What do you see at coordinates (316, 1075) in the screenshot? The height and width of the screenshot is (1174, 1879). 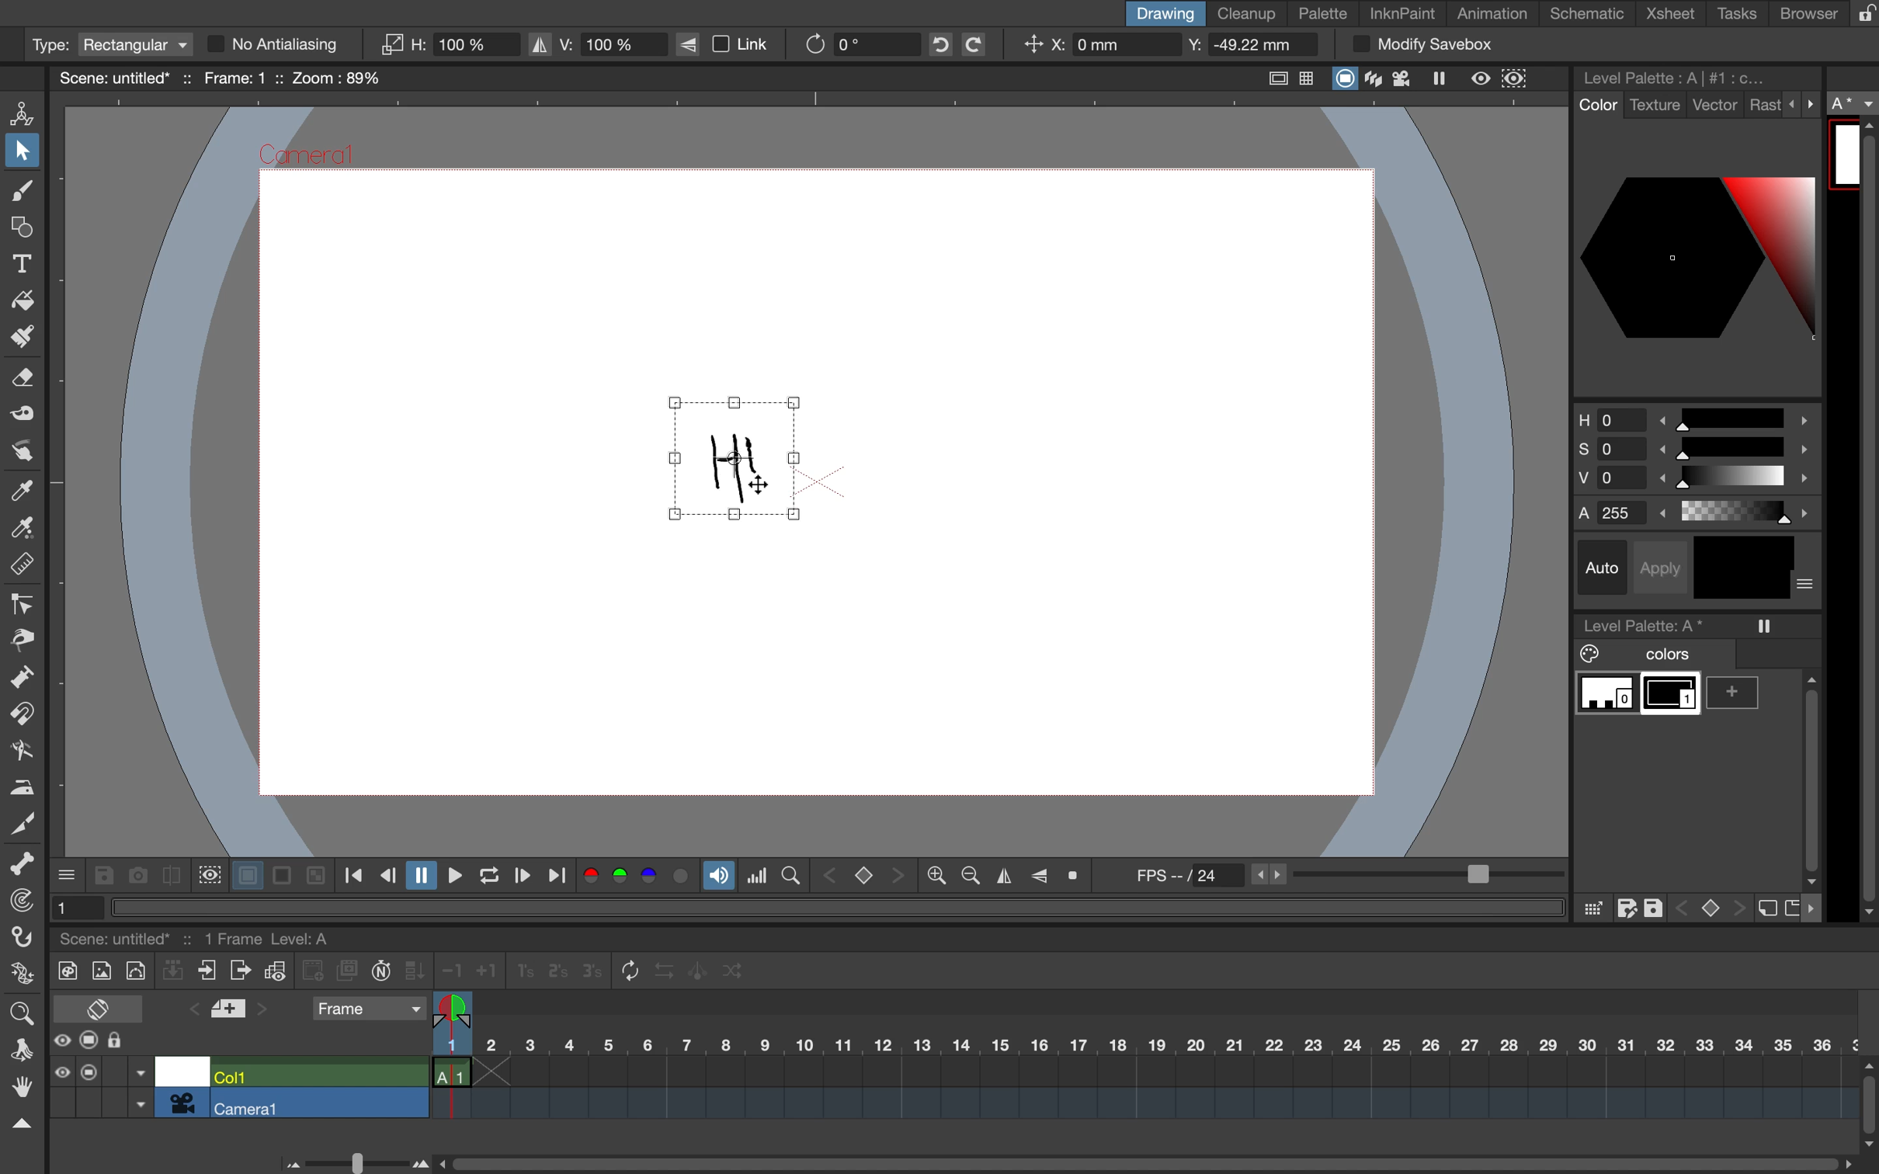 I see `col 1` at bounding box center [316, 1075].